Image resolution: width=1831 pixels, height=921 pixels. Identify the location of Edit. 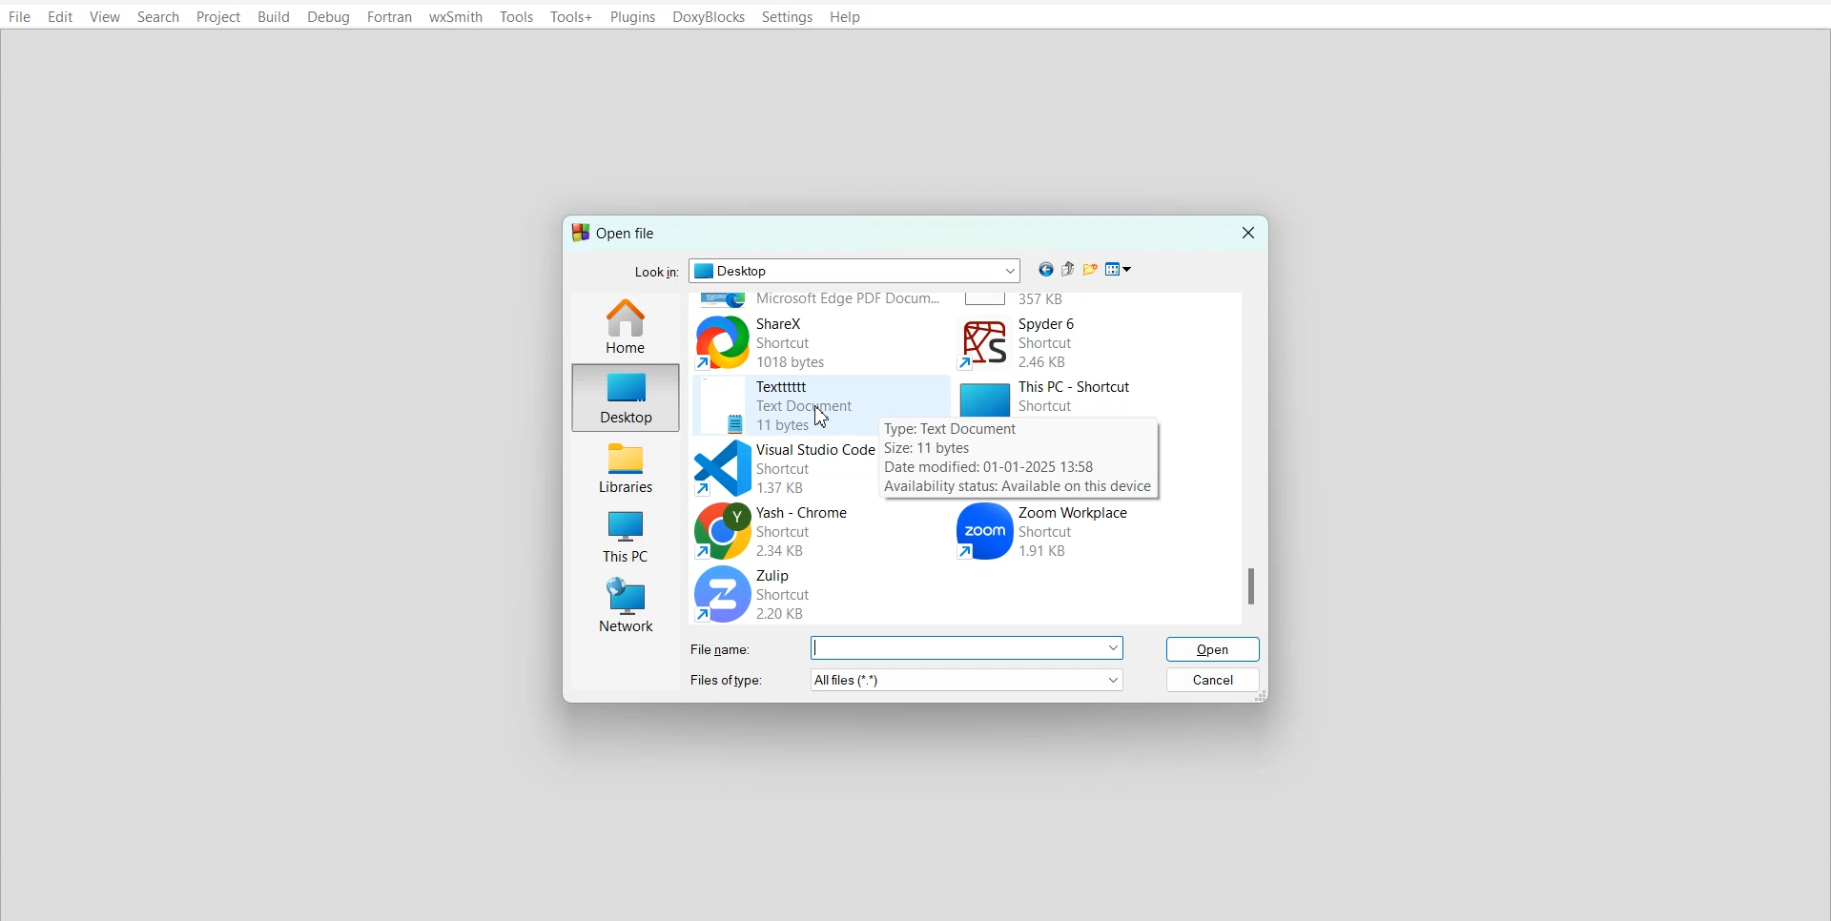
(60, 16).